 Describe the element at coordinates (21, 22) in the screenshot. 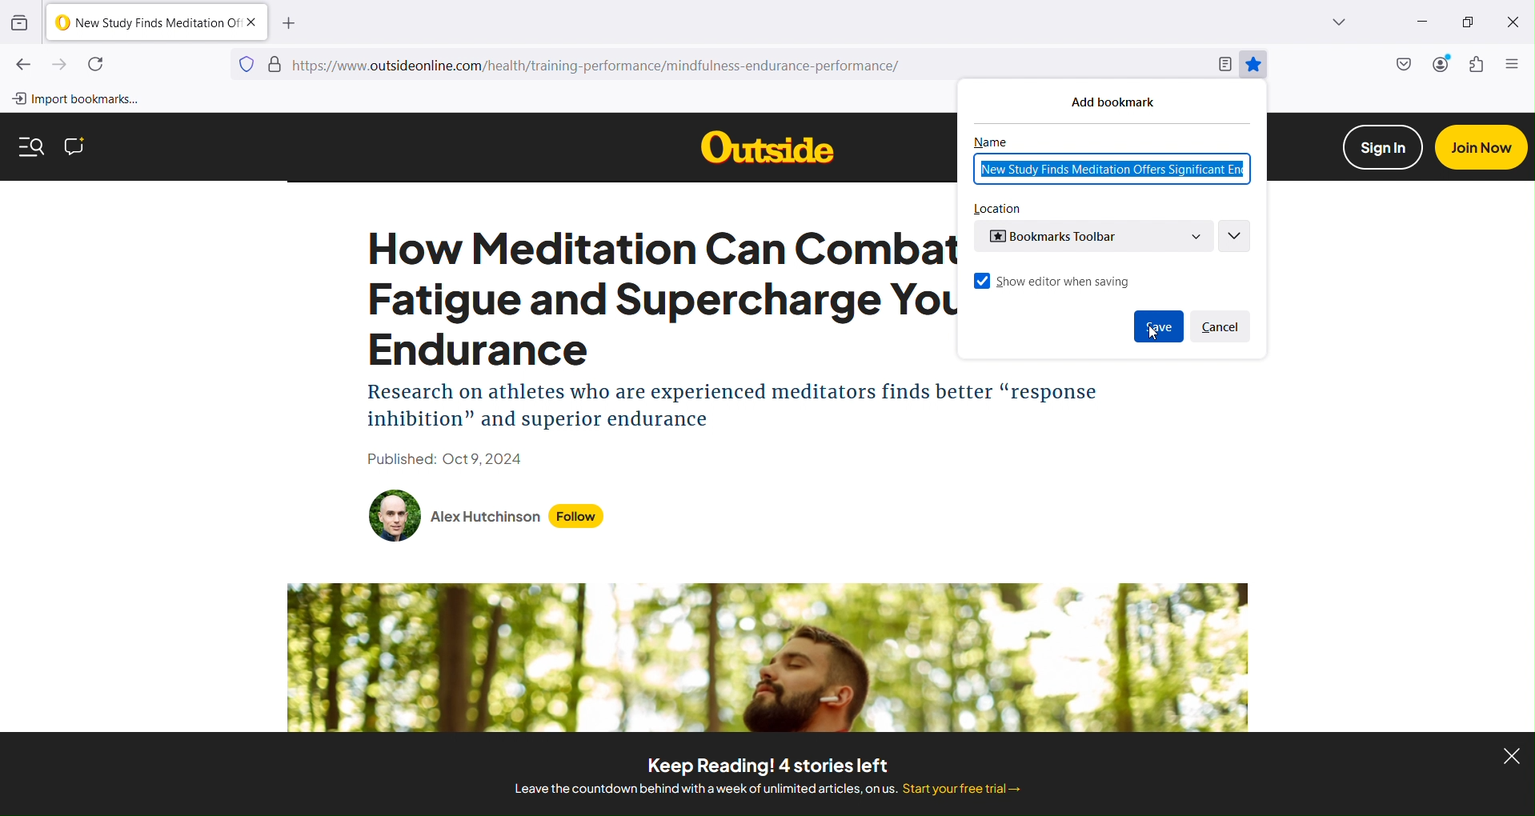

I see `View recent browsing across windows and devices` at that location.